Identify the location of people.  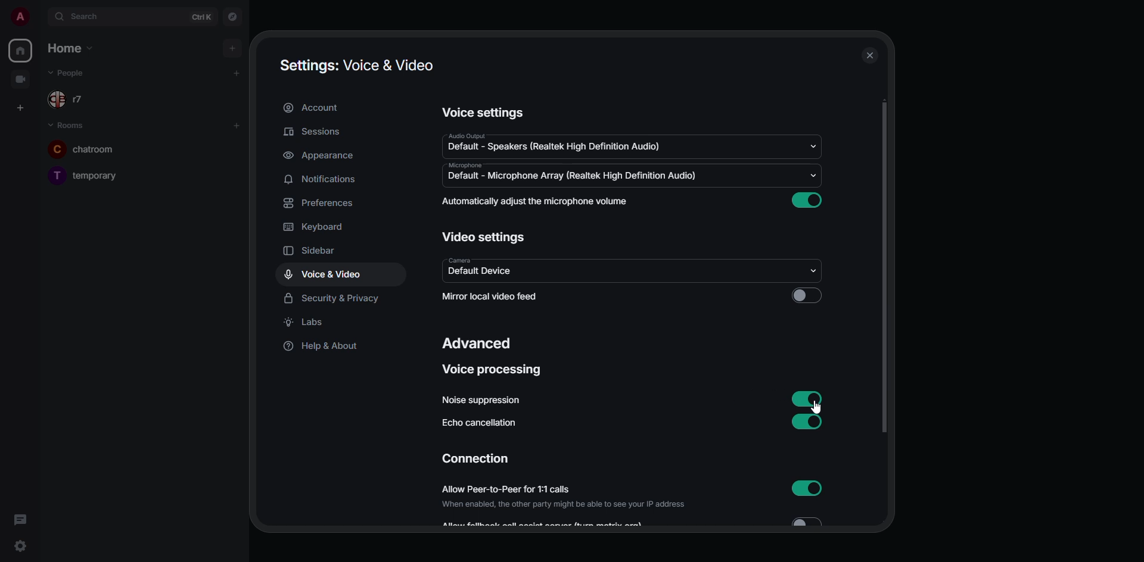
(76, 73).